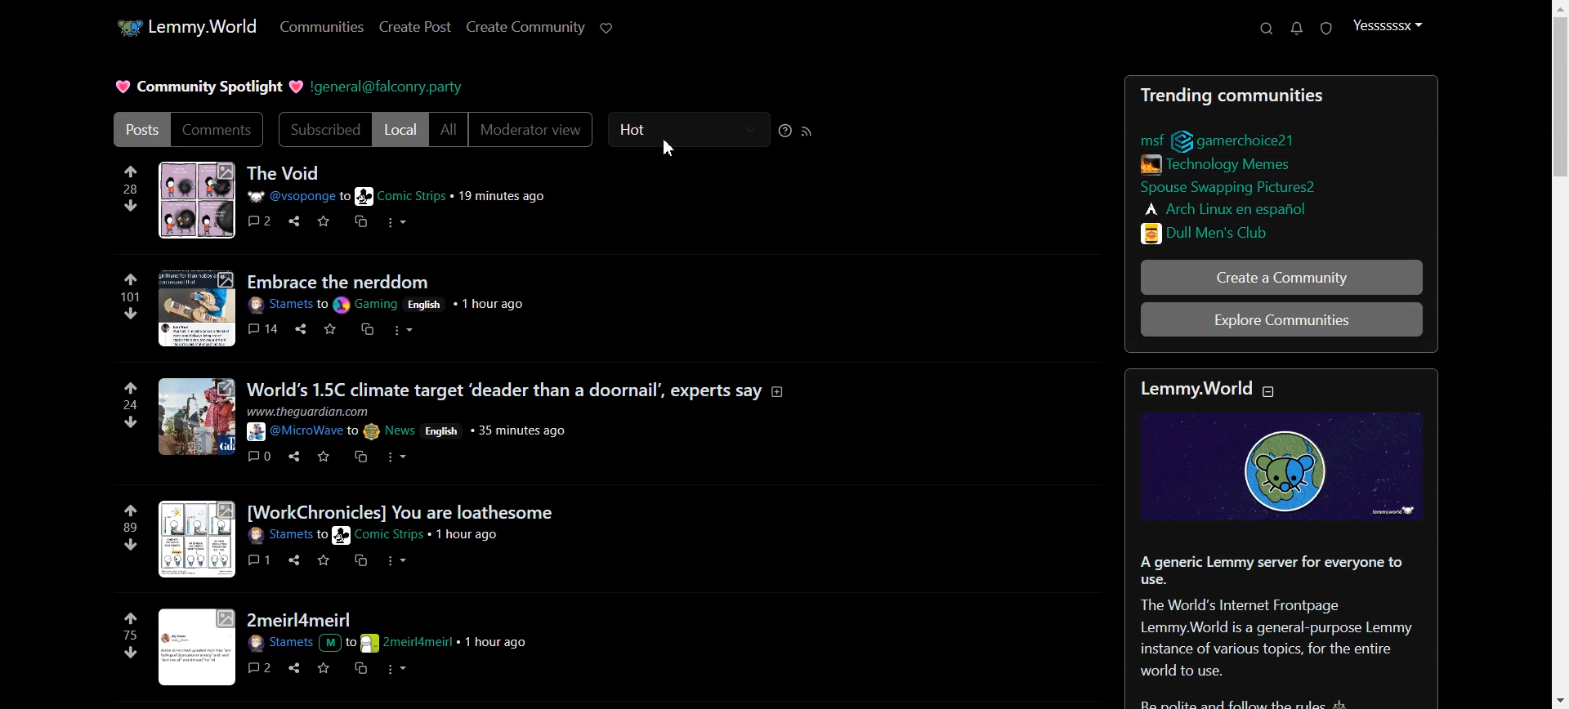 The width and height of the screenshot is (1569, 709). What do you see at coordinates (129, 528) in the screenshot?
I see `89` at bounding box center [129, 528].